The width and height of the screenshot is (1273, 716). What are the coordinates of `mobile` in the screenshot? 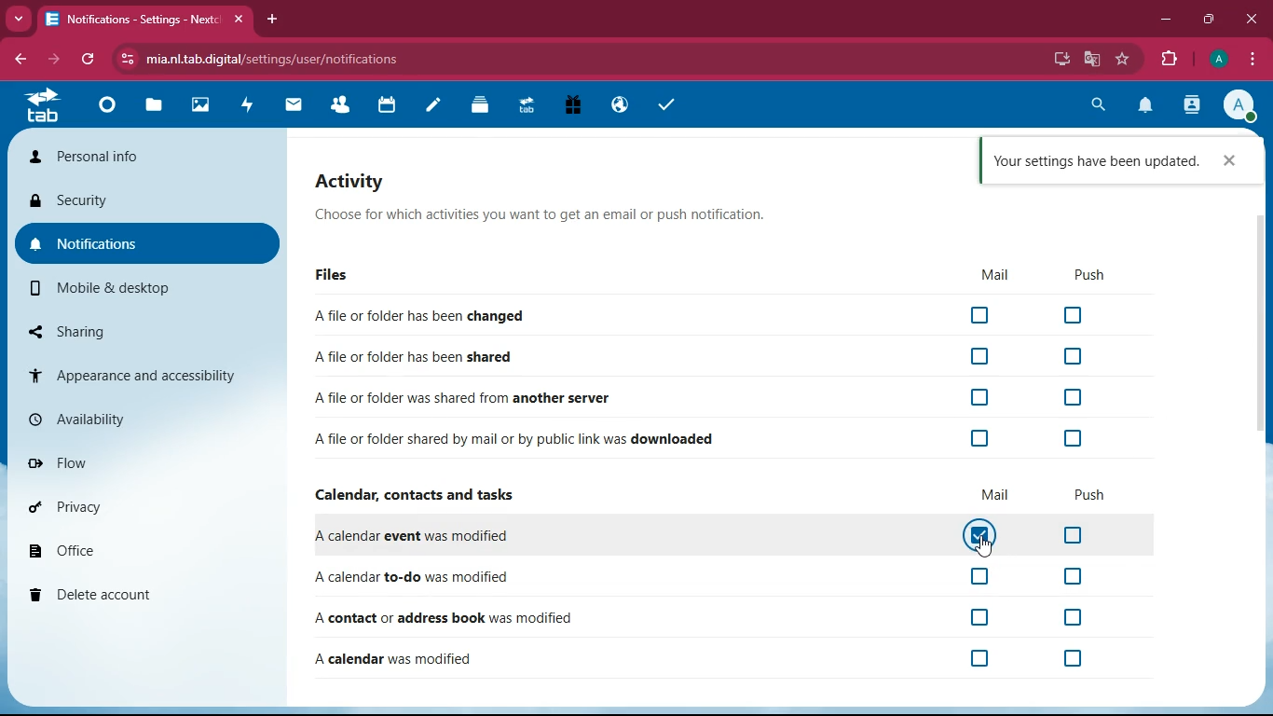 It's located at (146, 291).